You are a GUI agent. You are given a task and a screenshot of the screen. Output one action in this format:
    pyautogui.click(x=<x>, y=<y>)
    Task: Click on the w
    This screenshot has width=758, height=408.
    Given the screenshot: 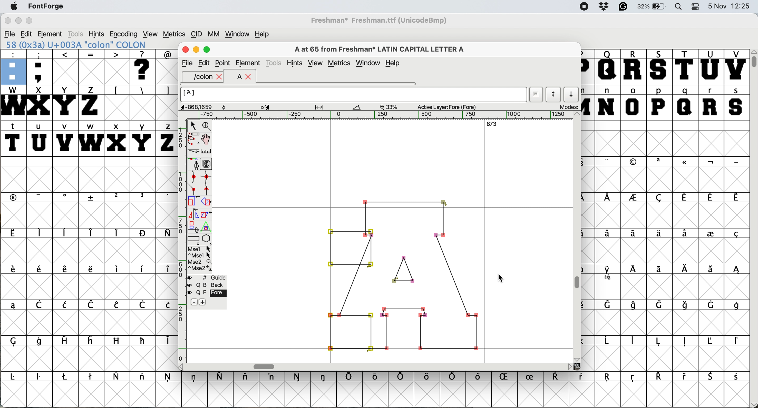 What is the action you would take?
    pyautogui.click(x=90, y=138)
    